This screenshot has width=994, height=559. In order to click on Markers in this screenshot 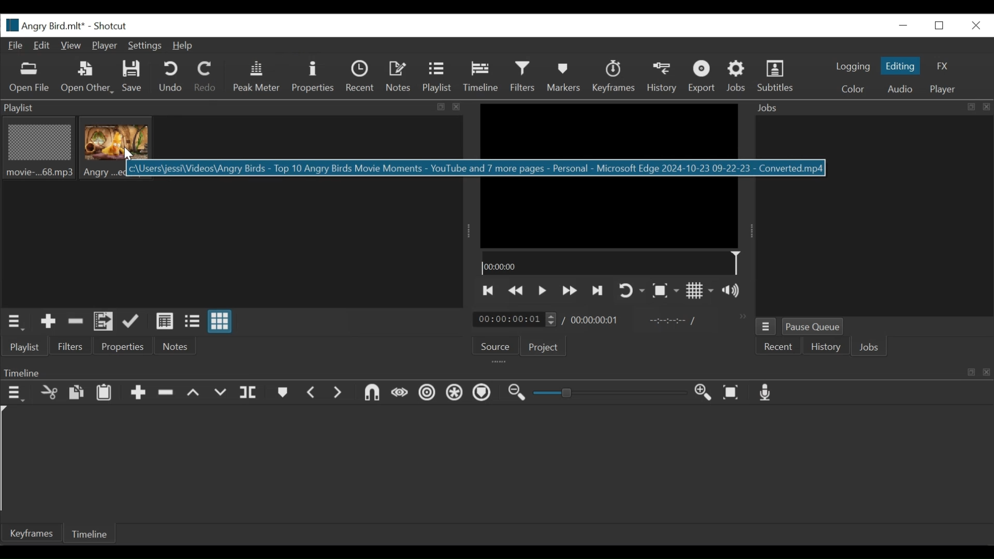, I will do `click(283, 393)`.